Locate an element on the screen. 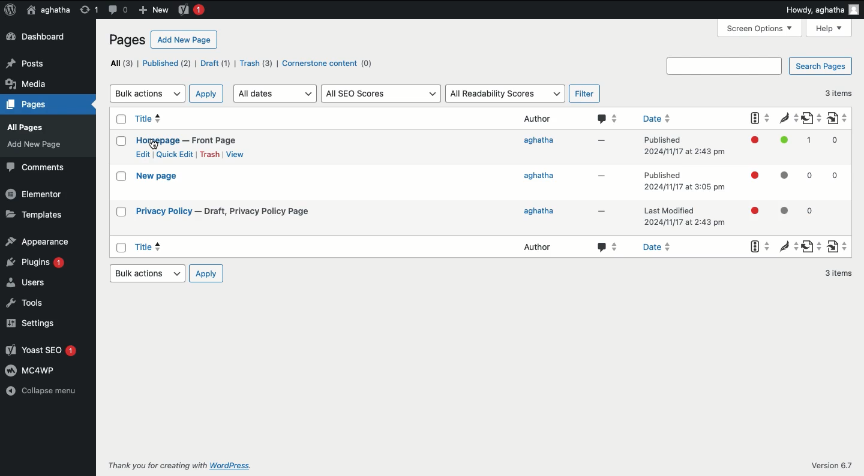 The height and width of the screenshot is (476, 864). Pages is located at coordinates (28, 146).